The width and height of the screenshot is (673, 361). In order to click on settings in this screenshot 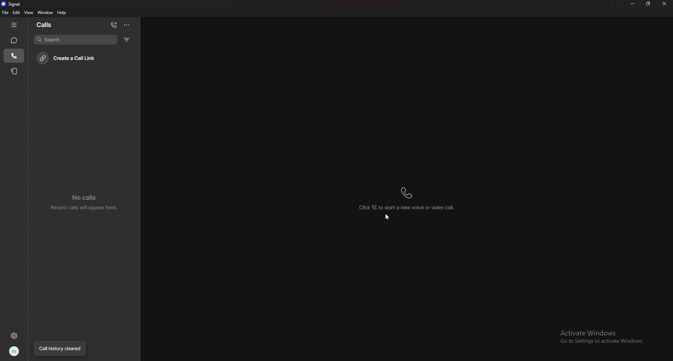, I will do `click(14, 335)`.